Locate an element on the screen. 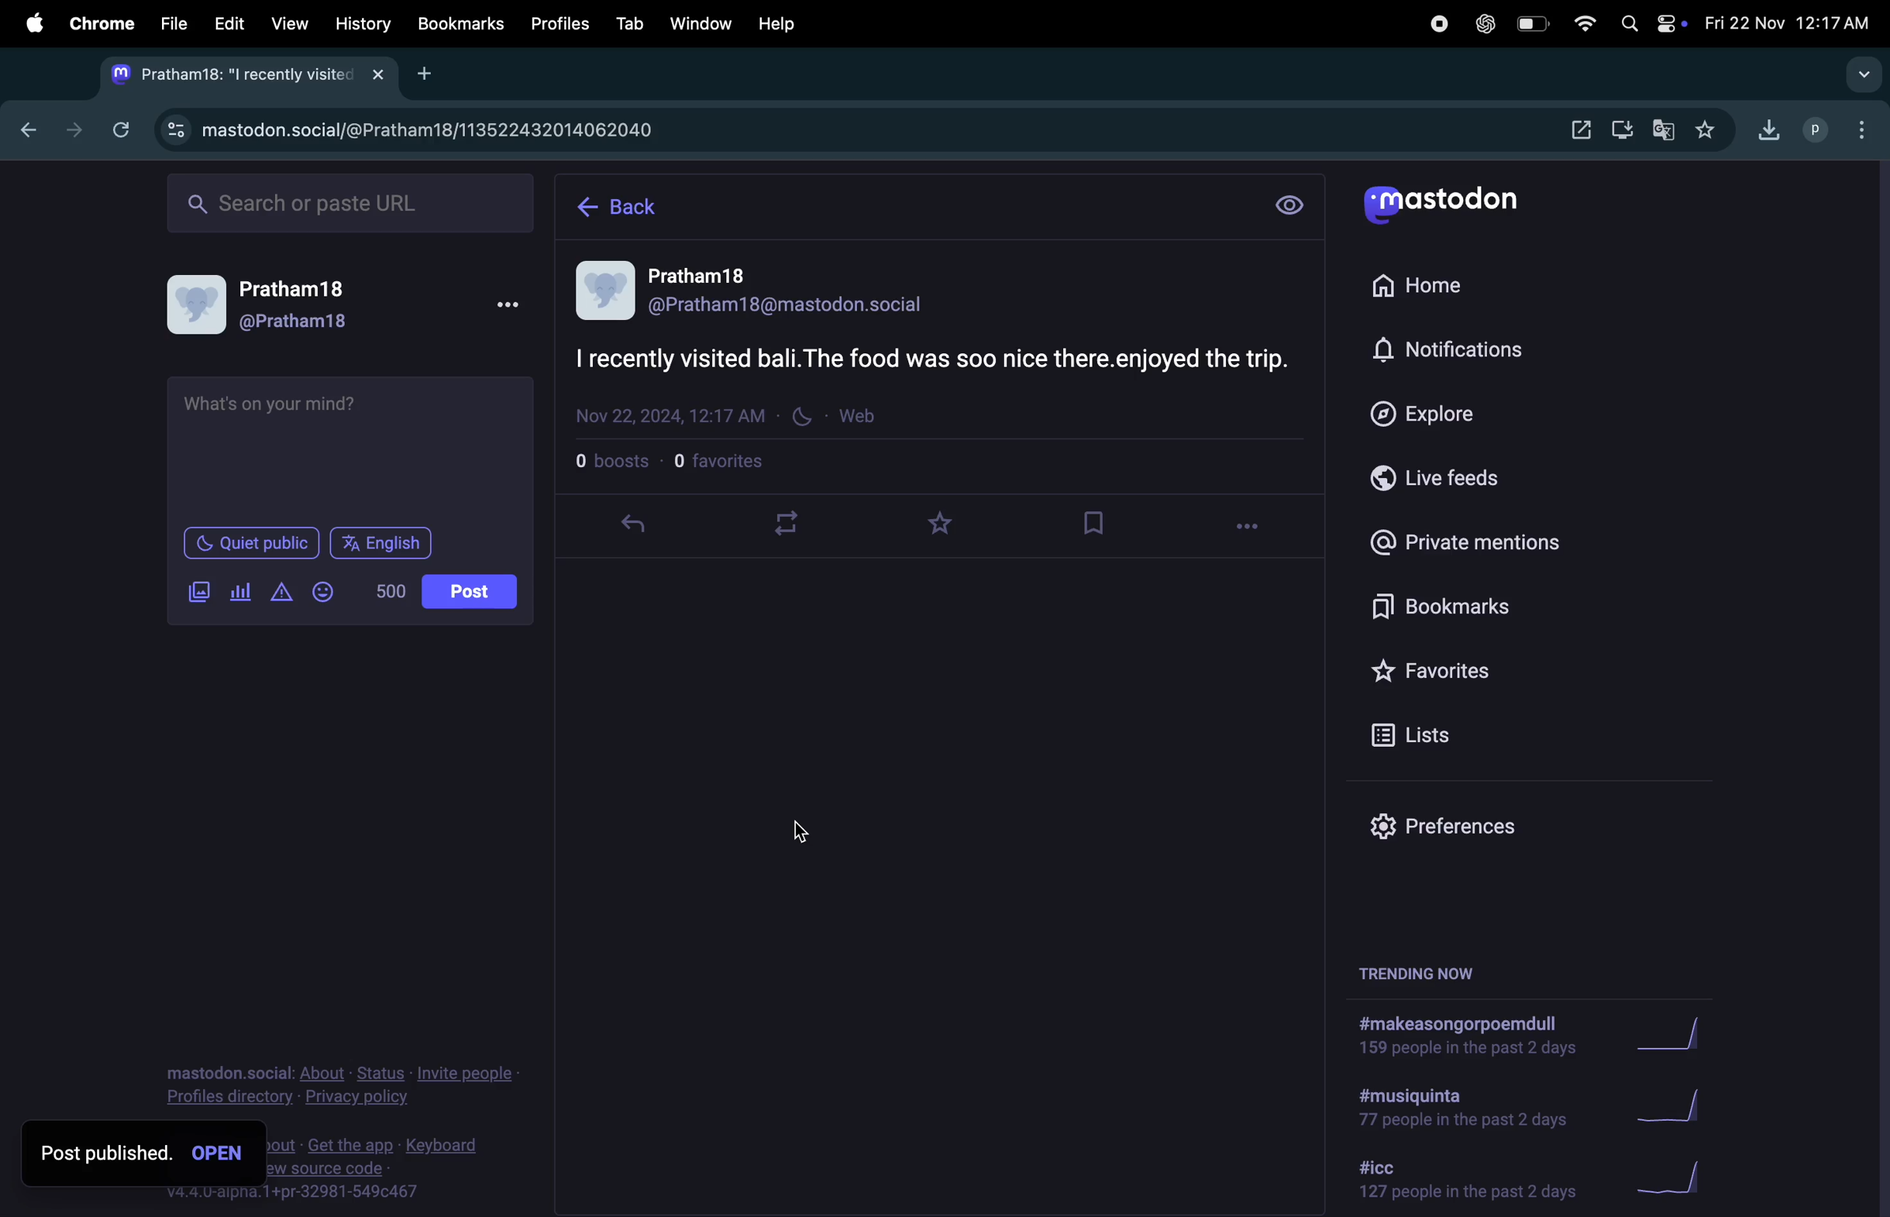 The height and width of the screenshot is (1217, 1890). poles is located at coordinates (238, 590).